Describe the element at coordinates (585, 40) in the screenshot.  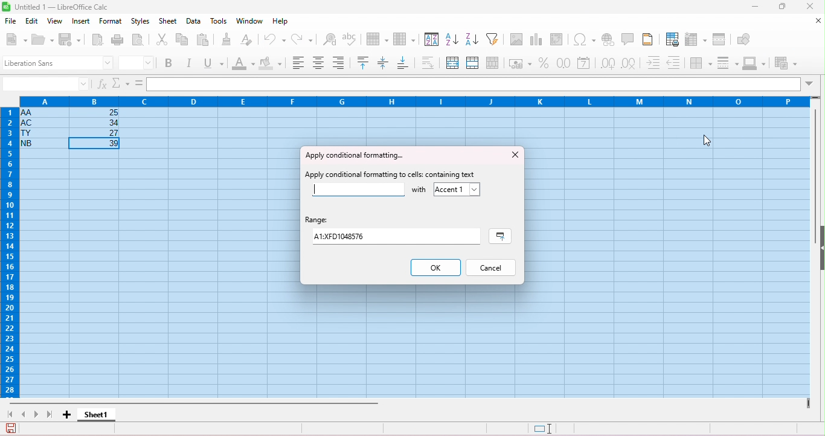
I see `insert special characters` at that location.